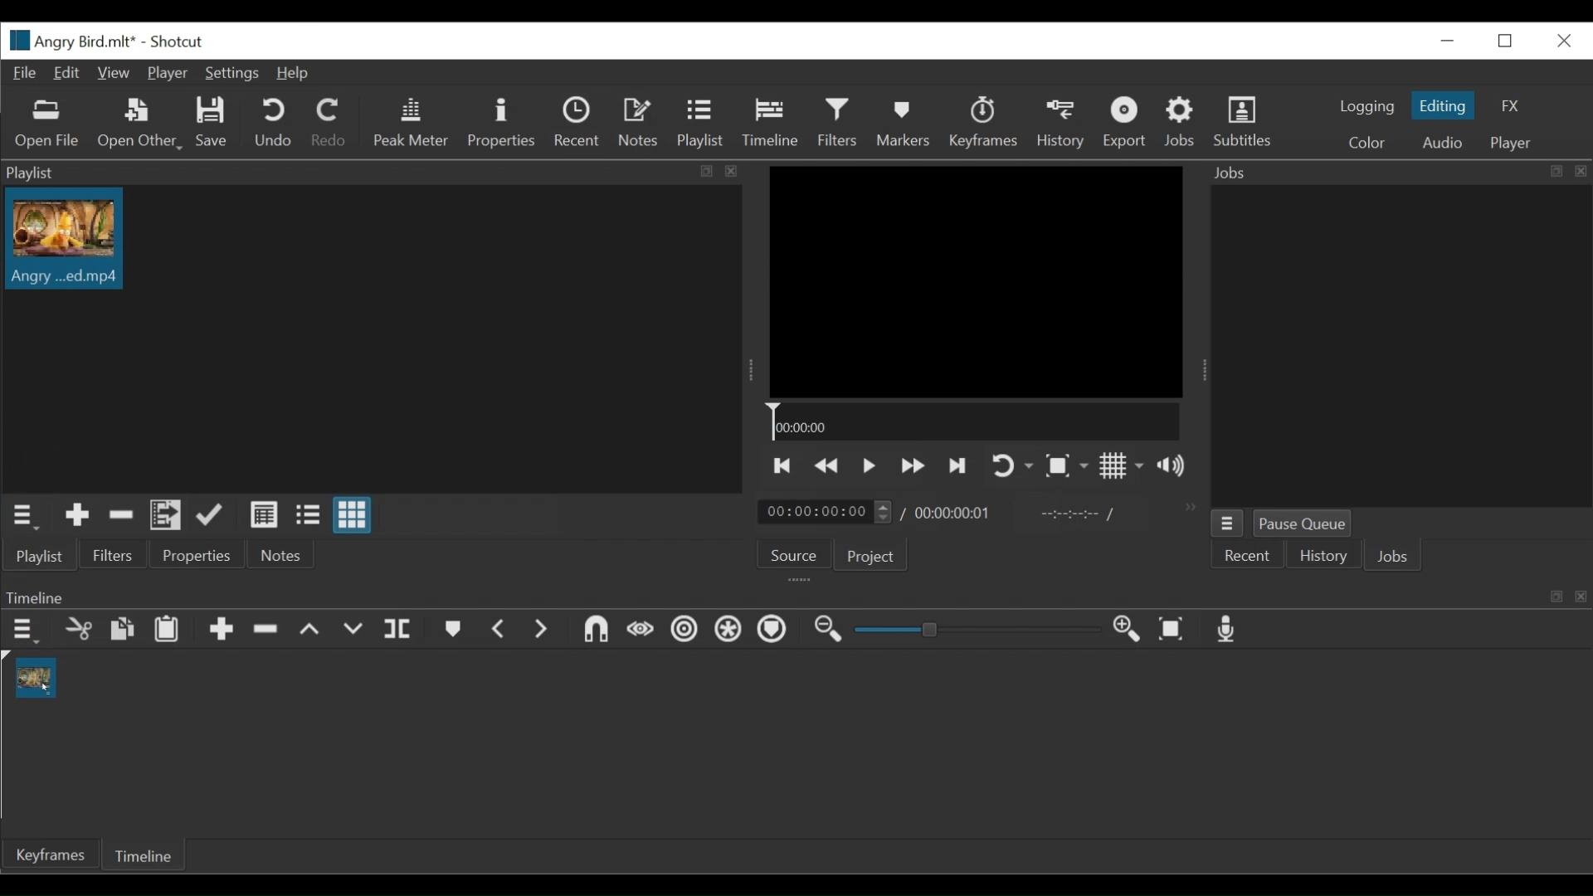 This screenshot has width=1593, height=896. Describe the element at coordinates (543, 630) in the screenshot. I see `Next Marker` at that location.